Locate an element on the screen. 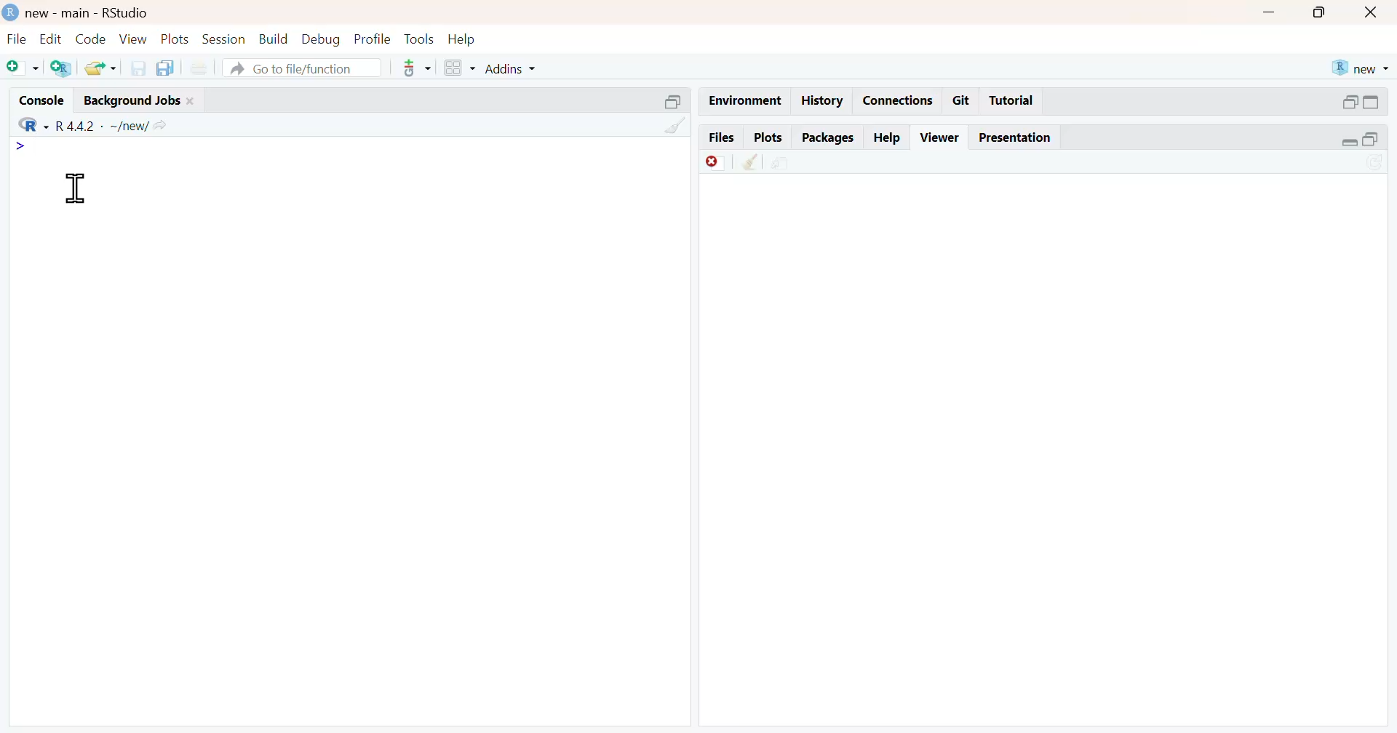  viewer is located at coordinates (941, 138).